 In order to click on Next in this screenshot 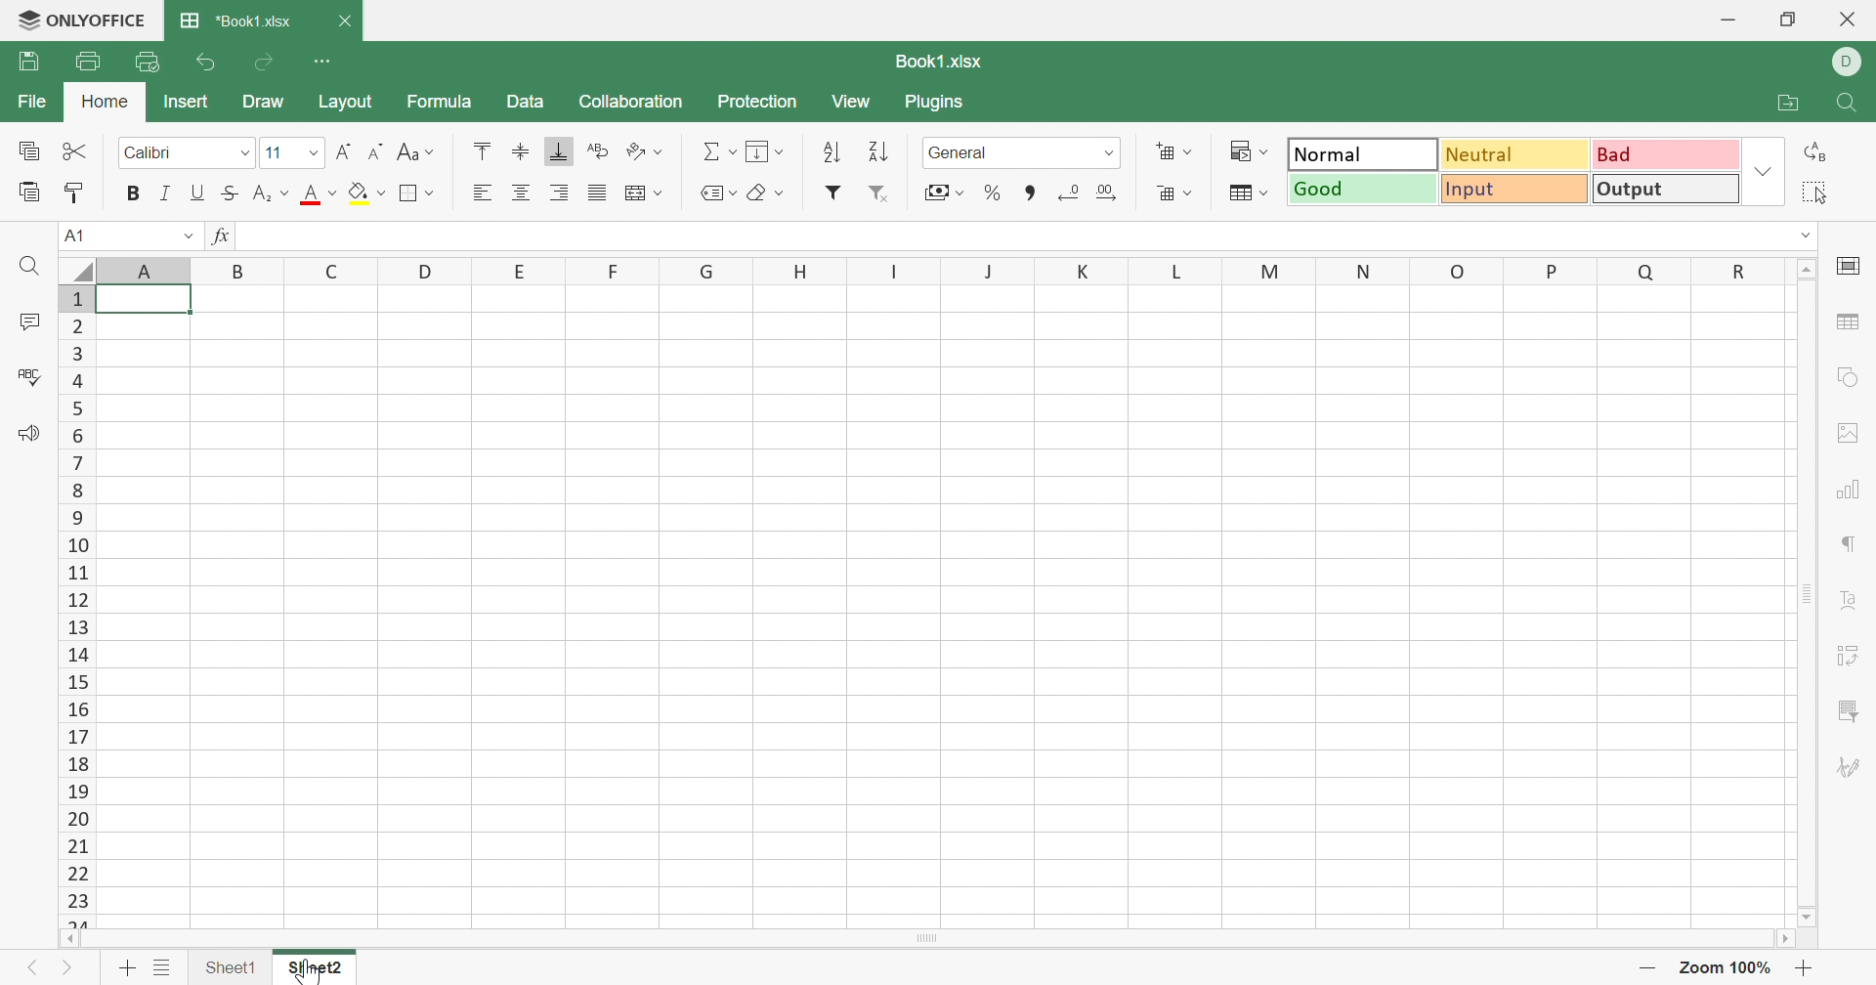, I will do `click(65, 965)`.